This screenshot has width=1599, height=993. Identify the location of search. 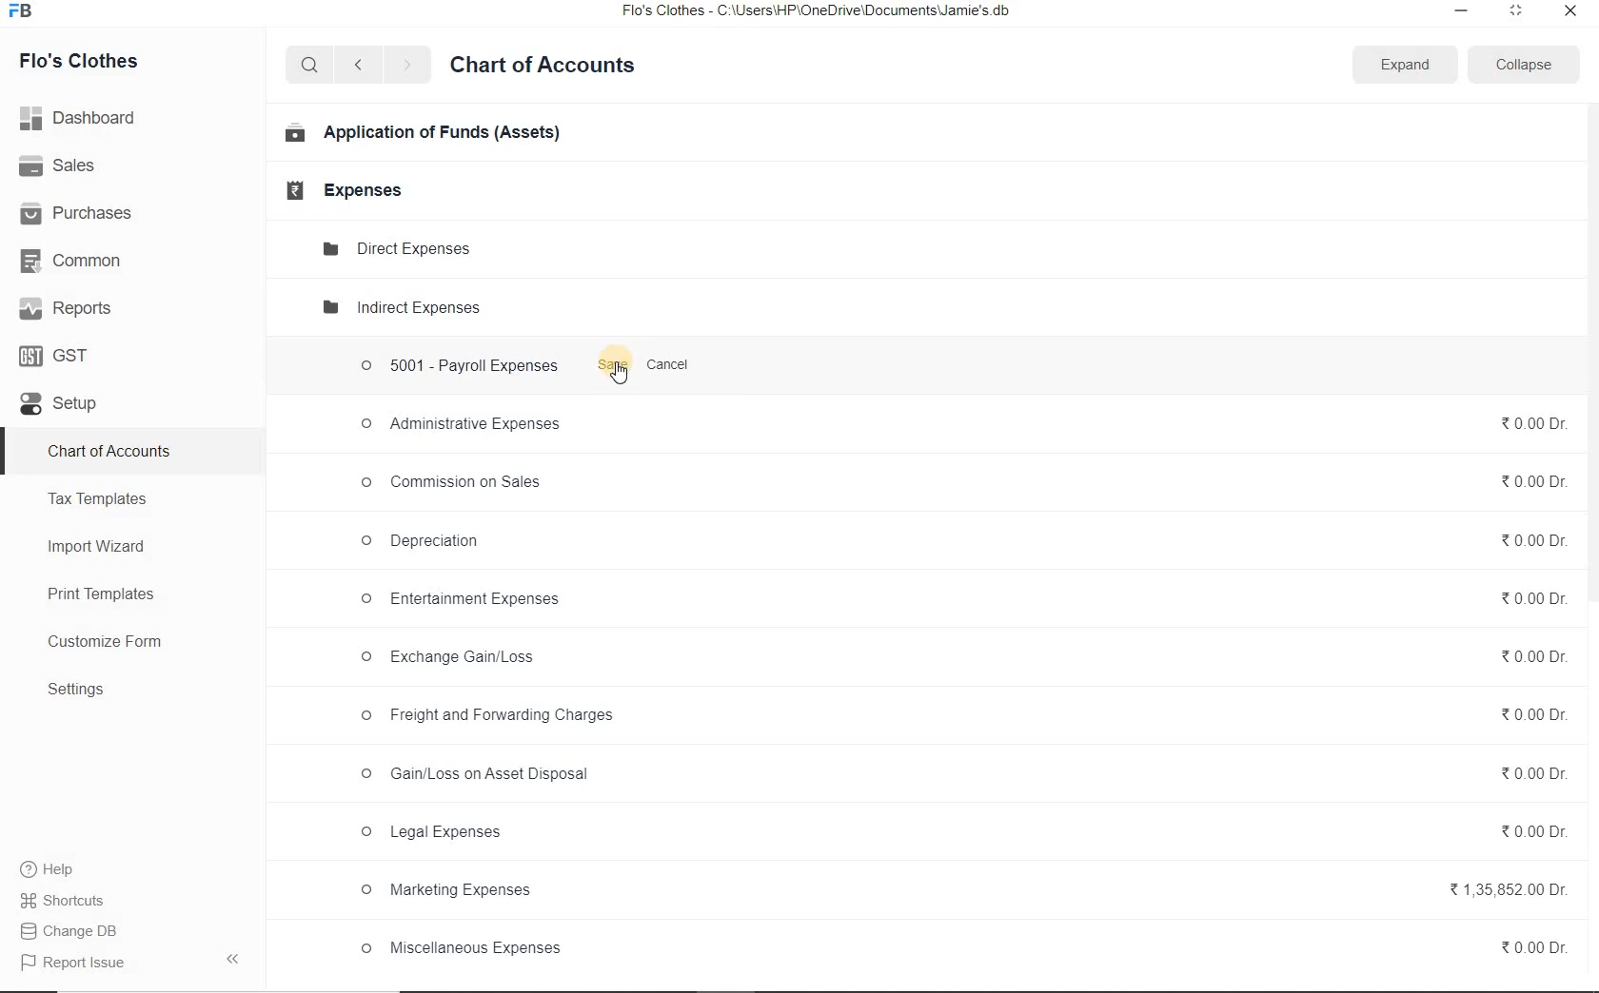
(306, 66).